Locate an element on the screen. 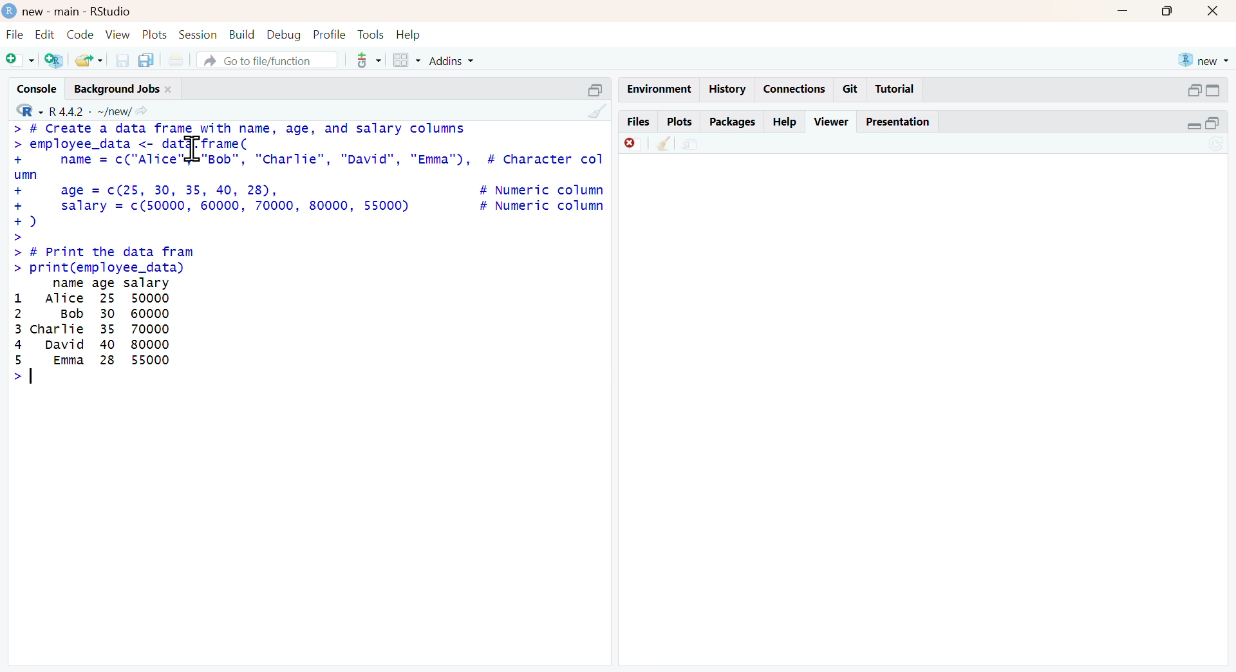 The image size is (1236, 672). Edit is located at coordinates (44, 34).